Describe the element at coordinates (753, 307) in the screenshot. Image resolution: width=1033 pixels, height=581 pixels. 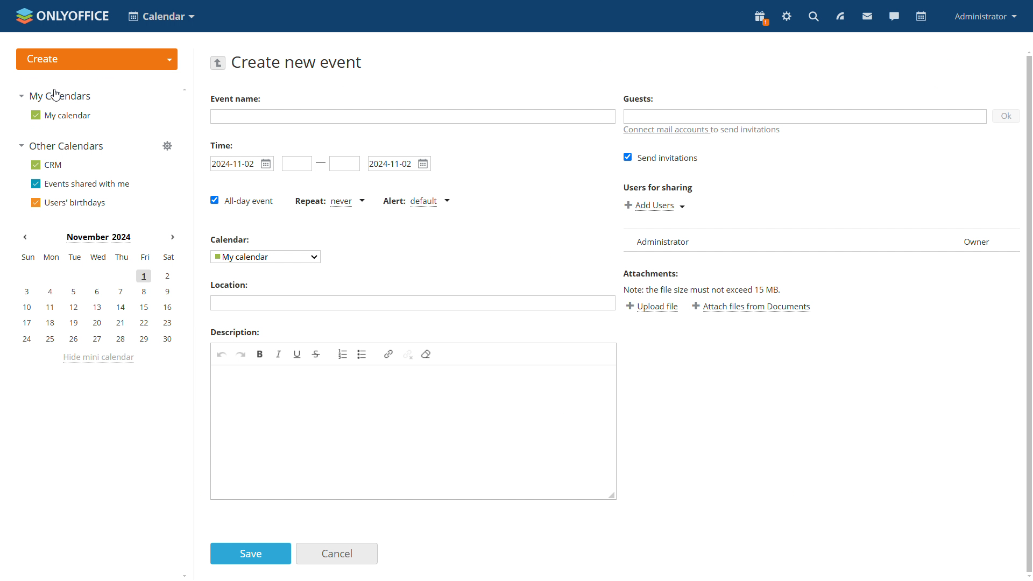
I see `attach files from documents` at that location.